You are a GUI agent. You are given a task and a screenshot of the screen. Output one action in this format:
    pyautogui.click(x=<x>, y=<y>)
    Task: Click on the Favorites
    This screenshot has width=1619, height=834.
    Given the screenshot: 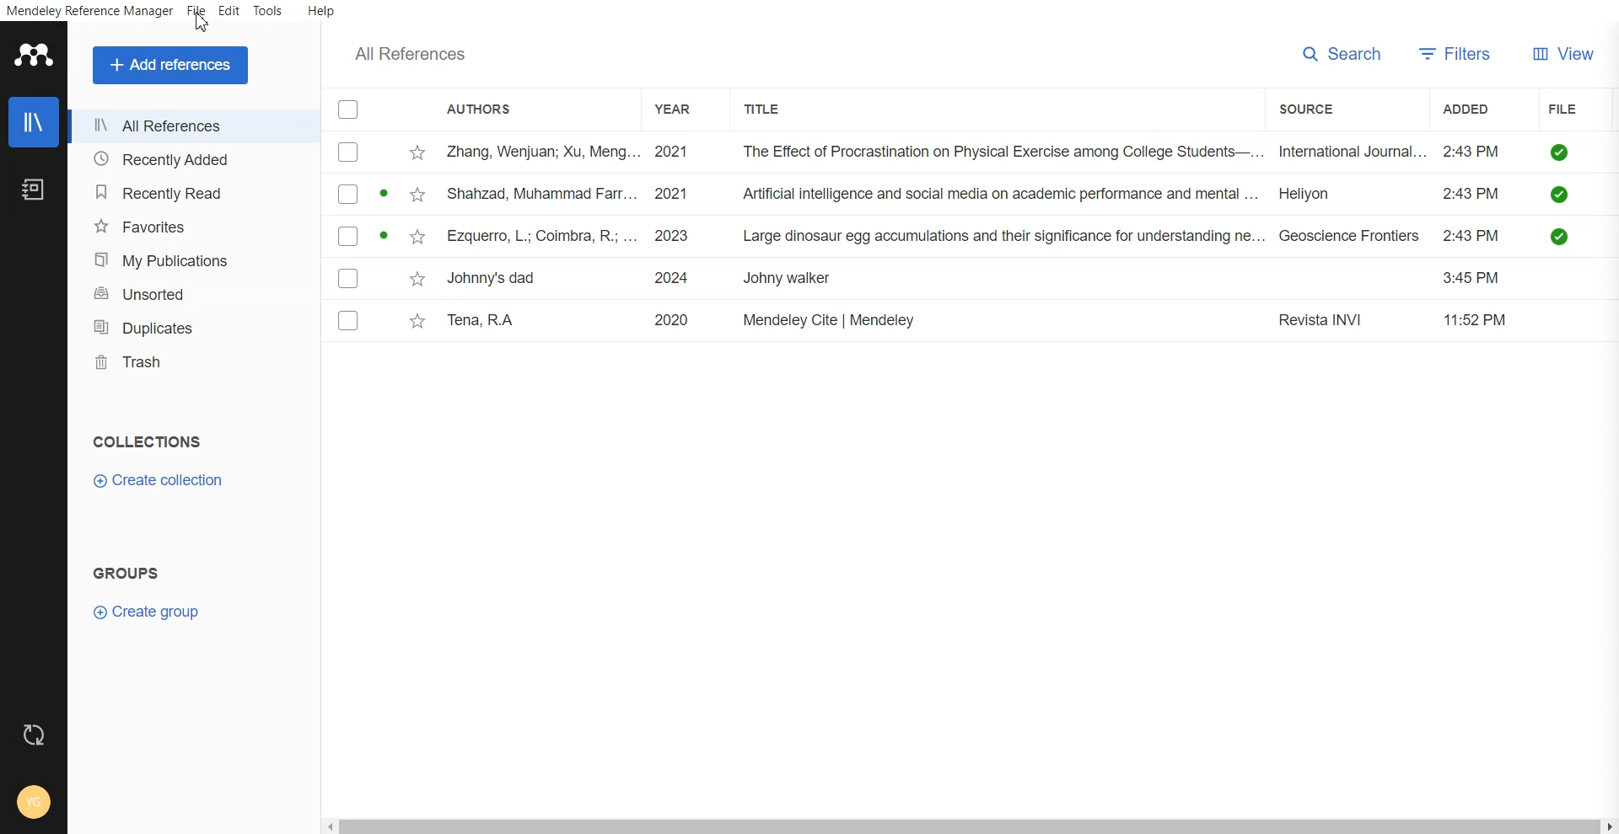 What is the action you would take?
    pyautogui.click(x=187, y=226)
    